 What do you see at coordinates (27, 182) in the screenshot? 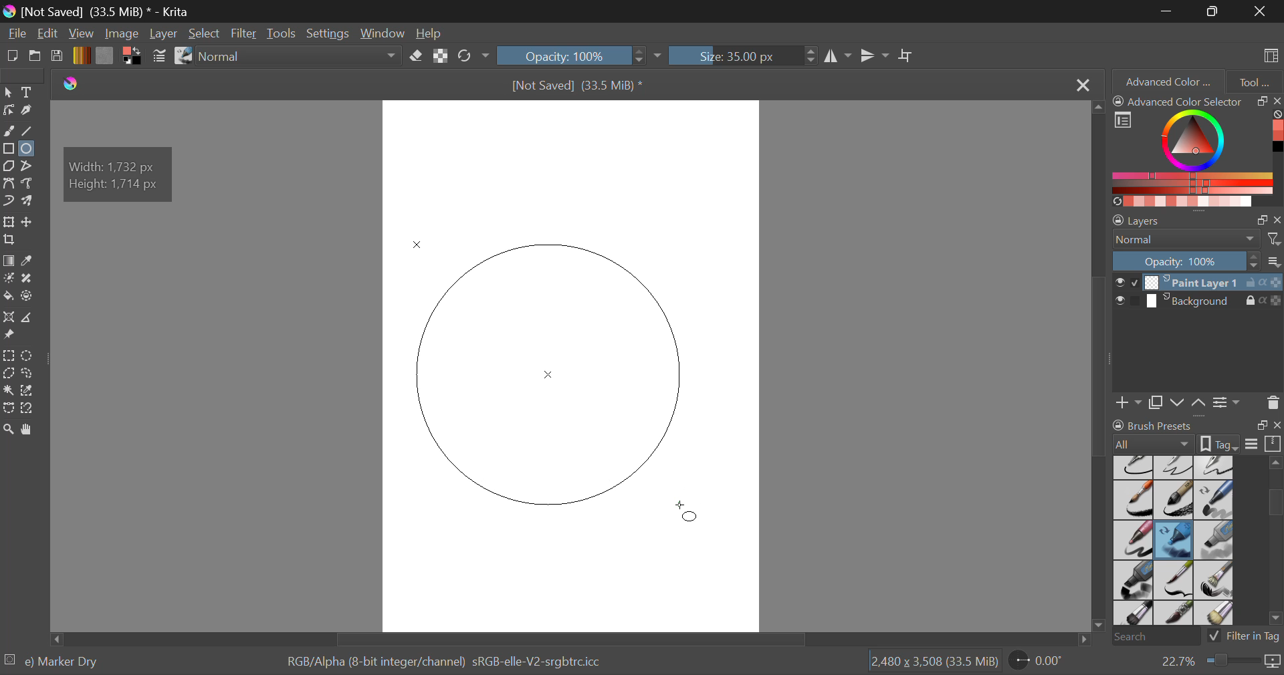
I see `Freehand Path Tool` at bounding box center [27, 182].